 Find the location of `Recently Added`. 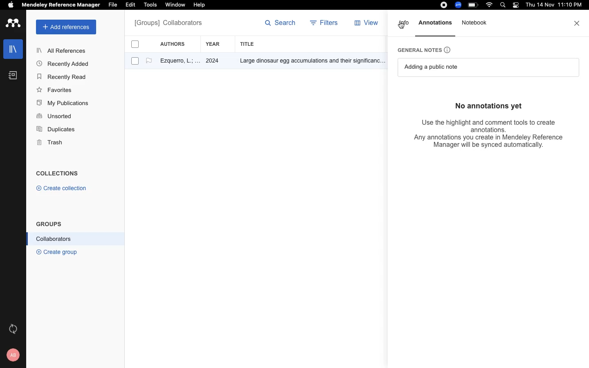

Recently Added is located at coordinates (65, 63).